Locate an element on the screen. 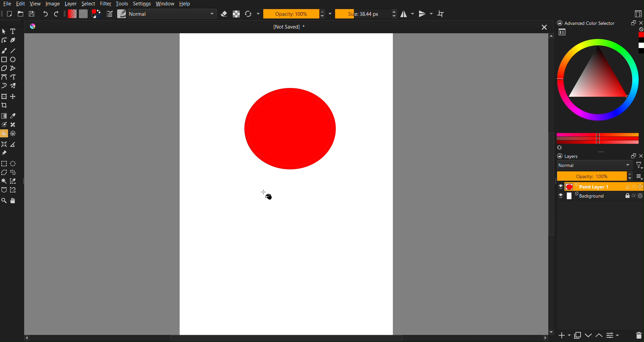  Color picker is located at coordinates (600, 82).